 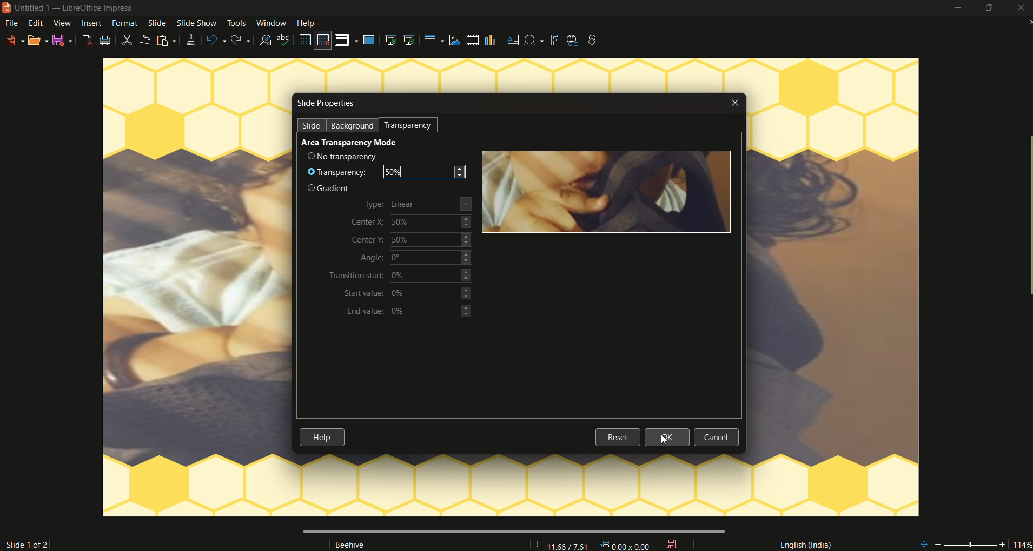 I want to click on insert, so click(x=91, y=23).